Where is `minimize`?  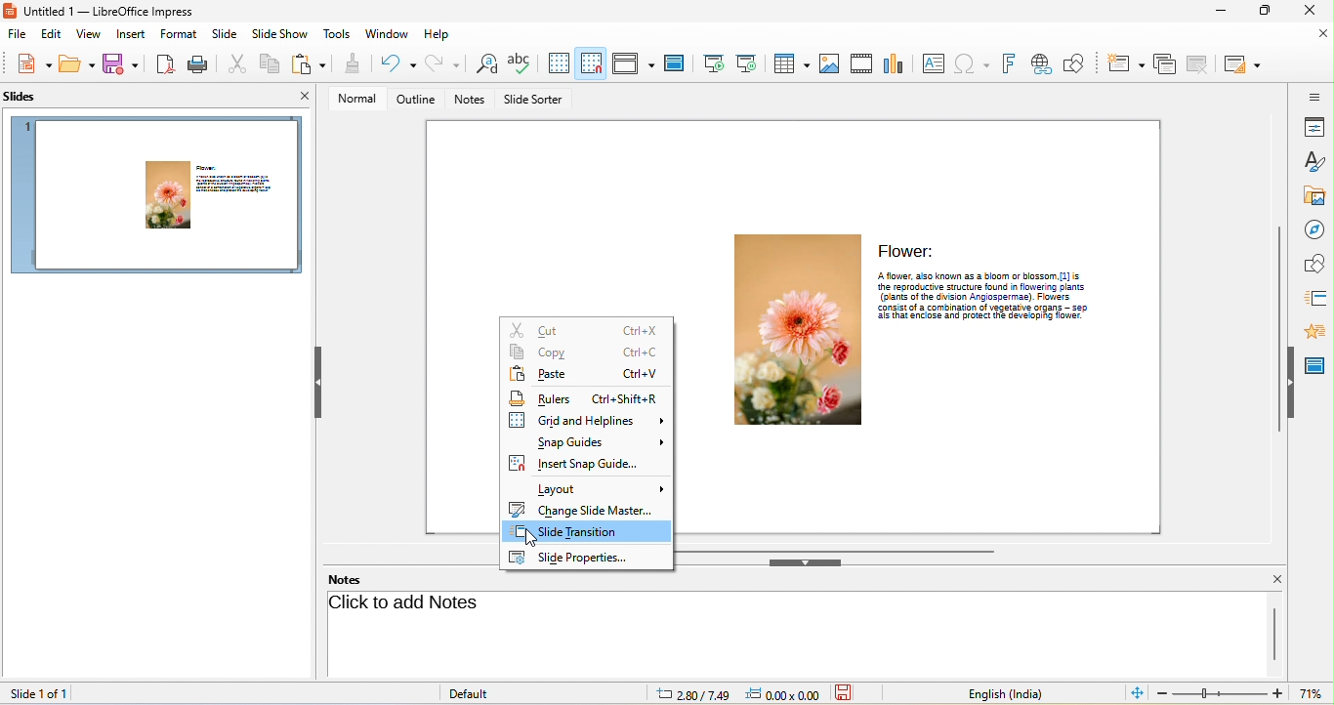
minimize is located at coordinates (1218, 12).